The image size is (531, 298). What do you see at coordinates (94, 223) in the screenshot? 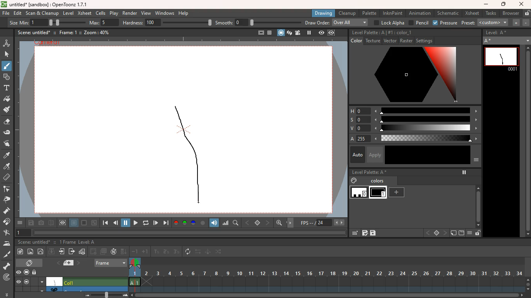
I see `minimize` at bounding box center [94, 223].